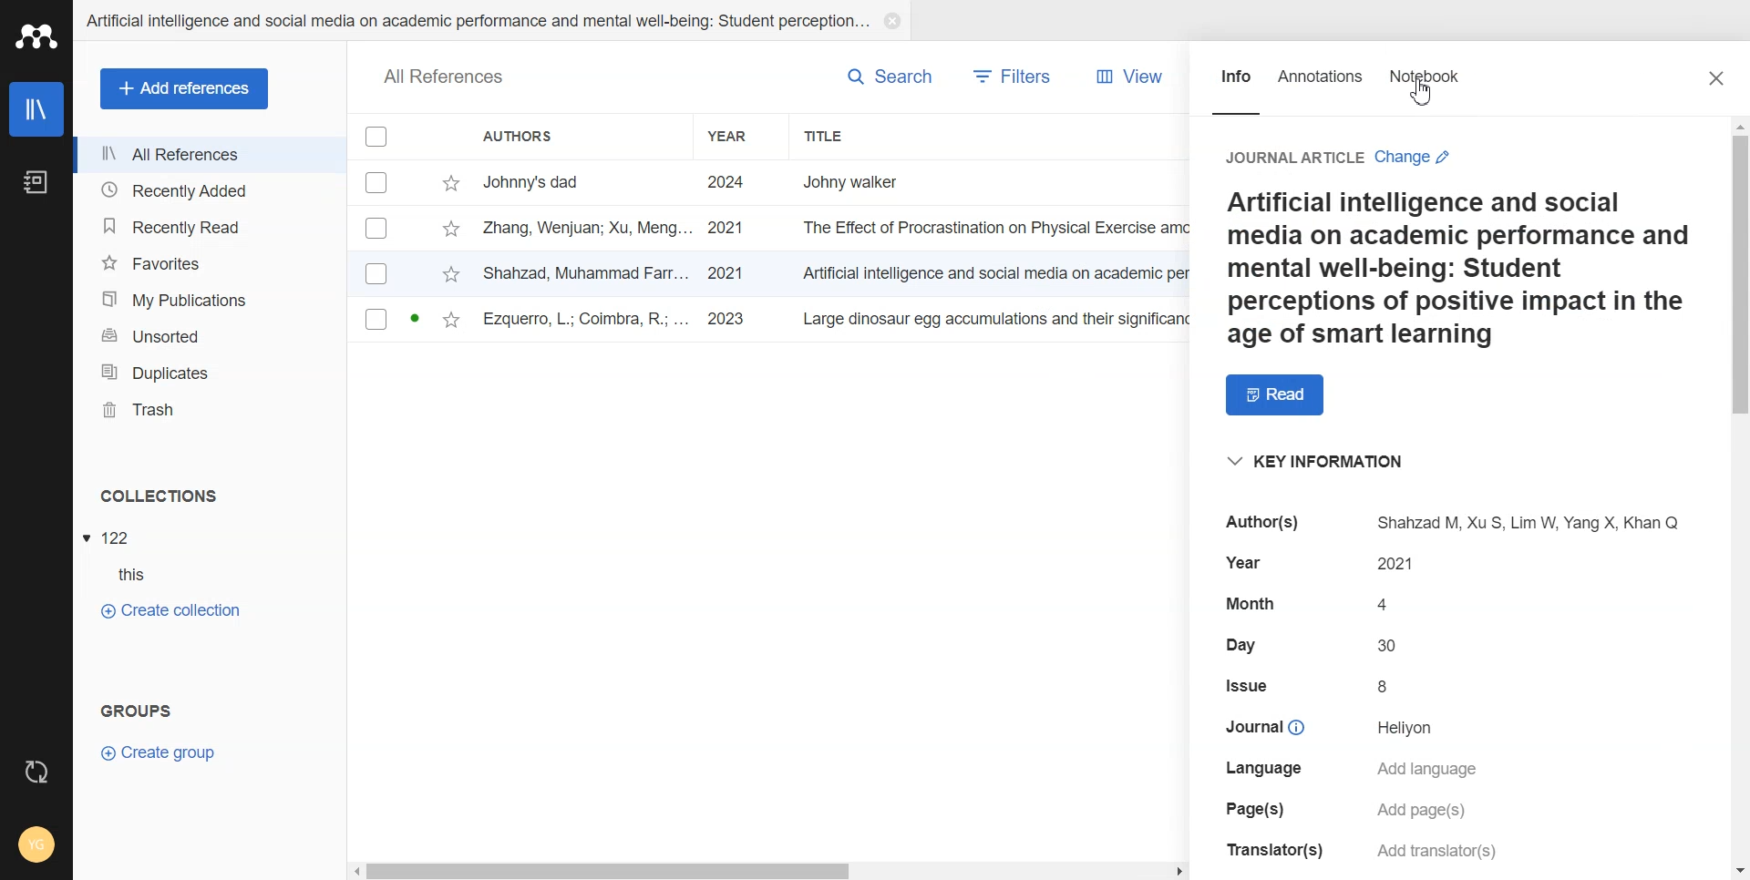  Describe the element at coordinates (210, 155) in the screenshot. I see `All References` at that location.